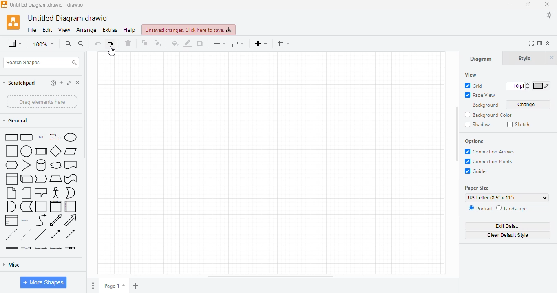  Describe the element at coordinates (78, 83) in the screenshot. I see `delete` at that location.